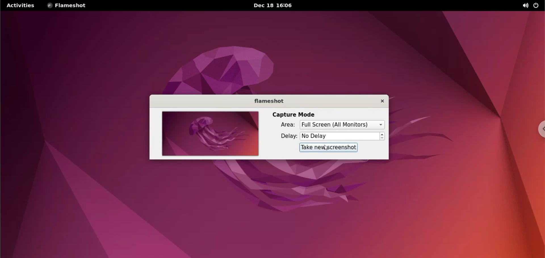 Image resolution: width=545 pixels, height=258 pixels. What do you see at coordinates (20, 5) in the screenshot?
I see `ACTIVITIES` at bounding box center [20, 5].